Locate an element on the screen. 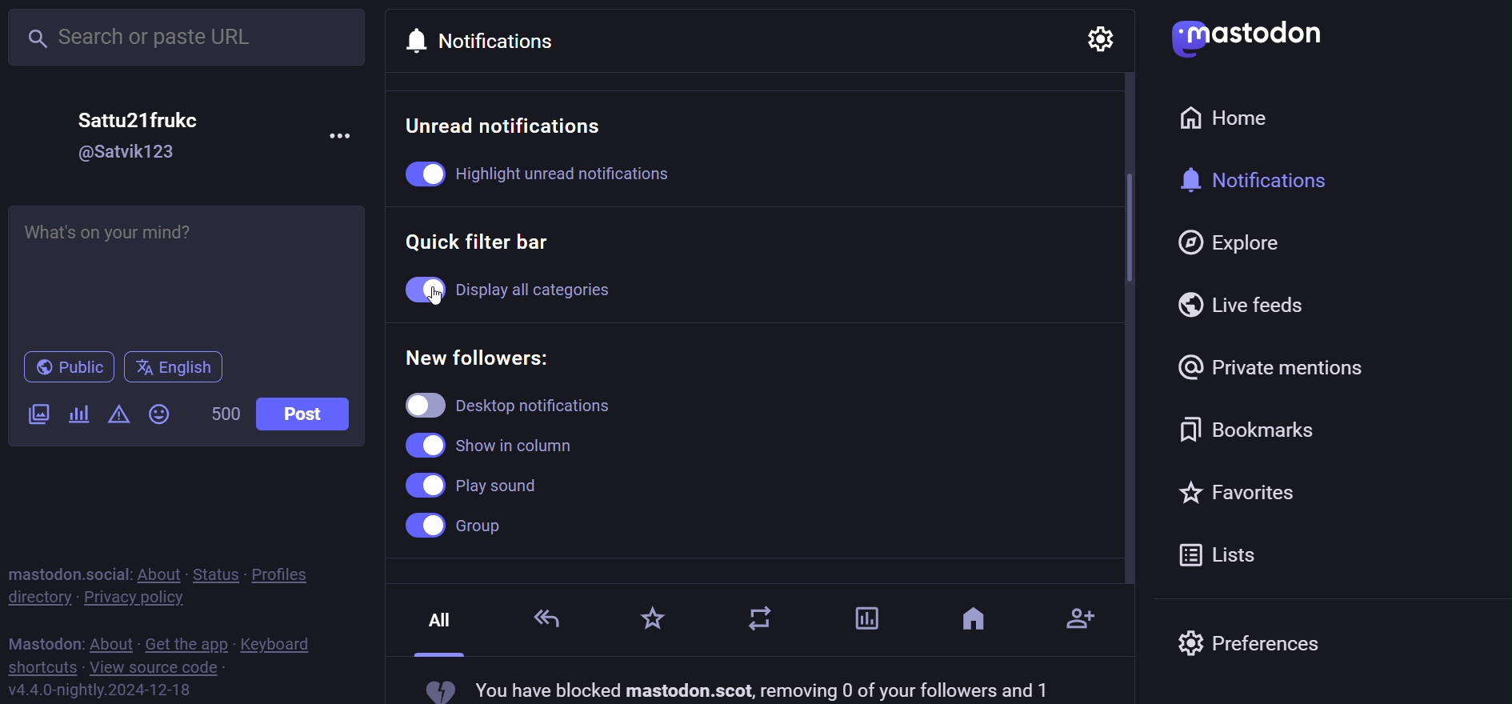  show in column is located at coordinates (497, 443).